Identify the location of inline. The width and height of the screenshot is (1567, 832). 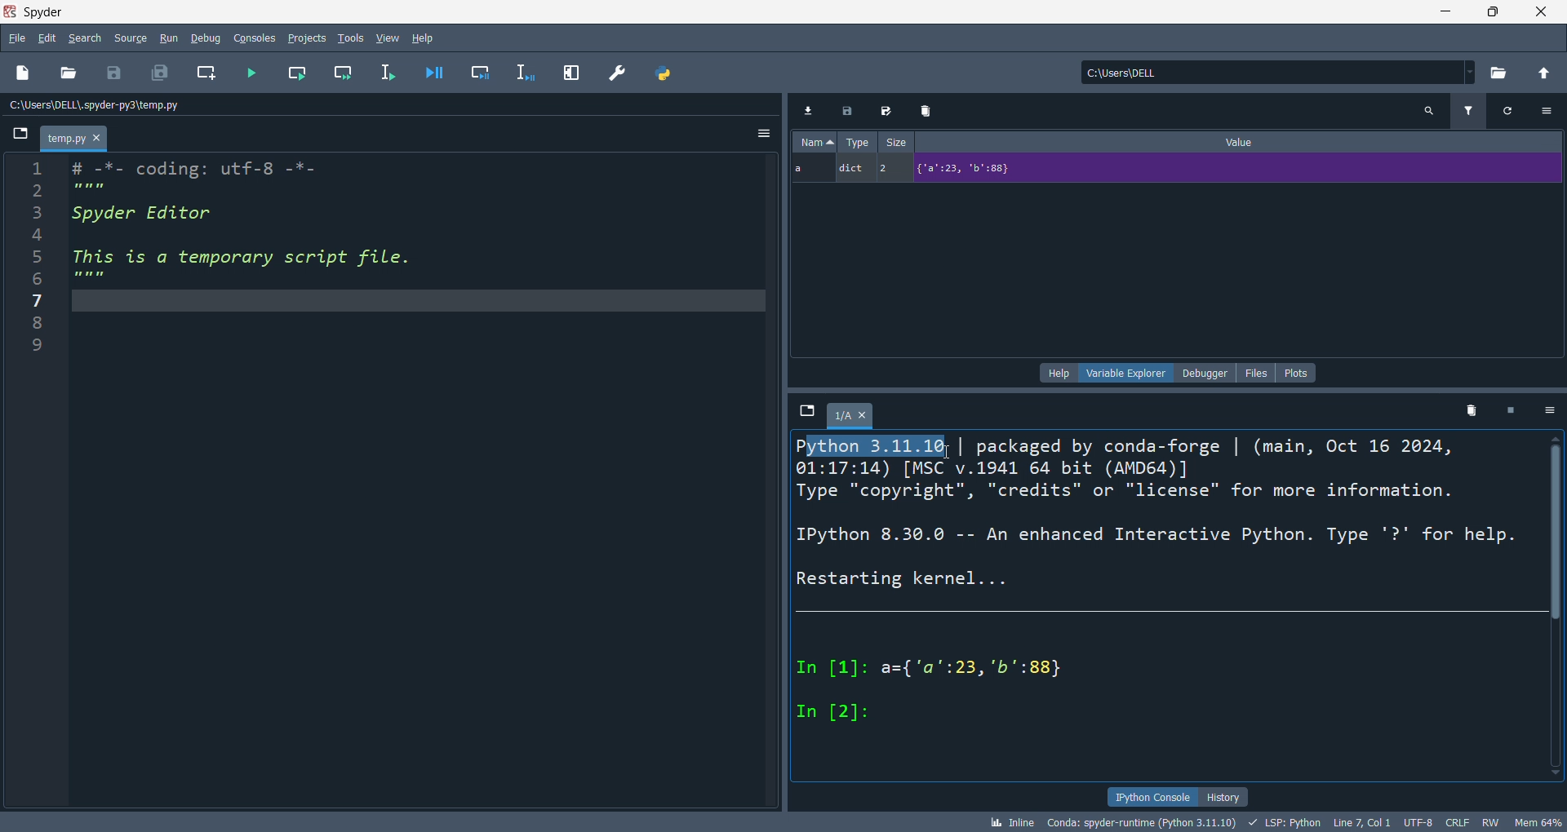
(1010, 822).